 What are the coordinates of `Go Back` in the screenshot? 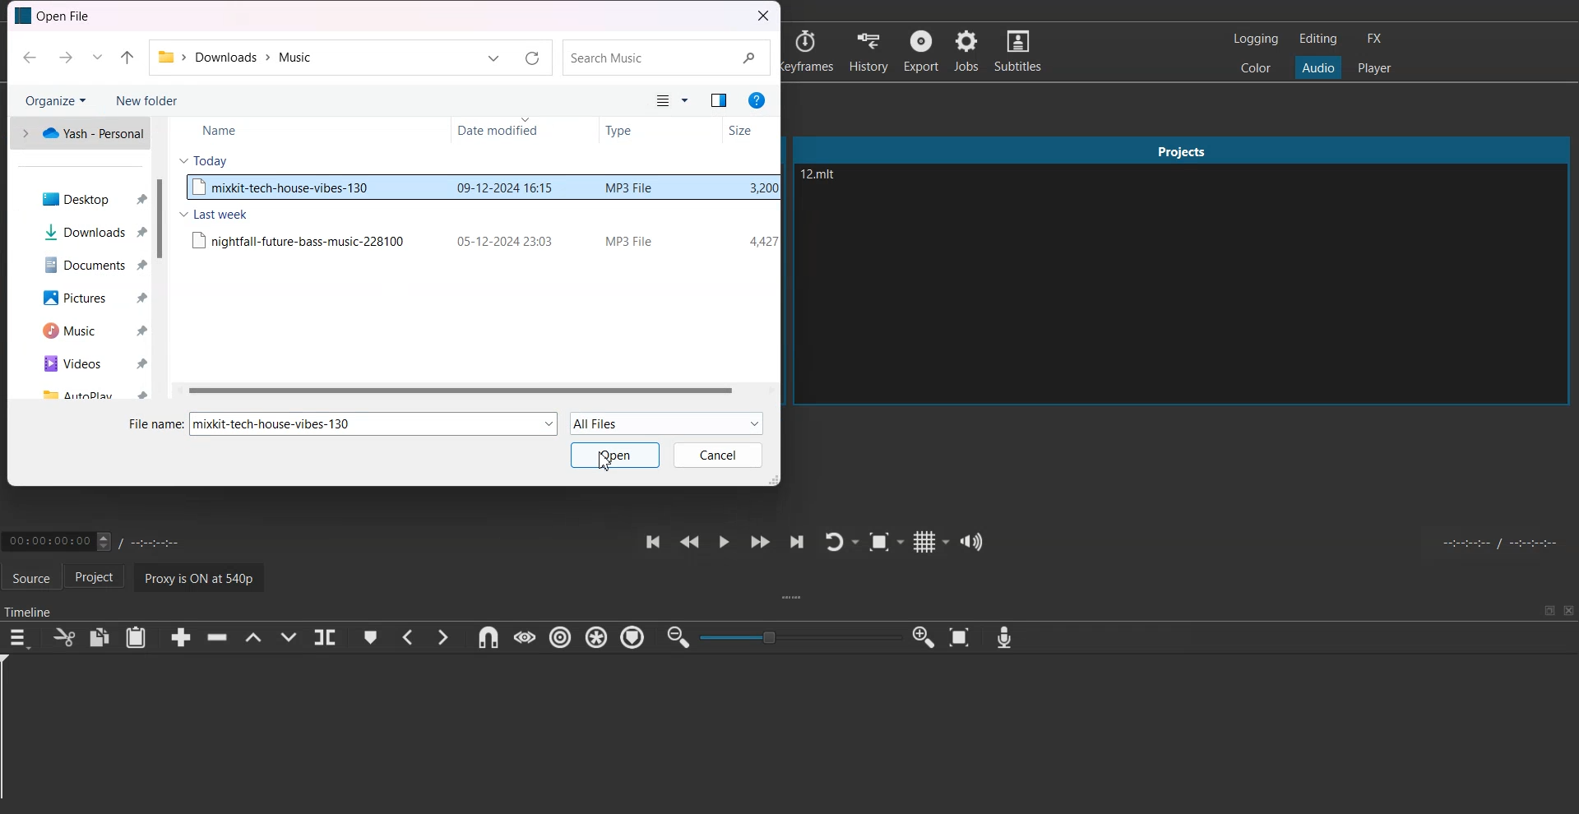 It's located at (29, 58).